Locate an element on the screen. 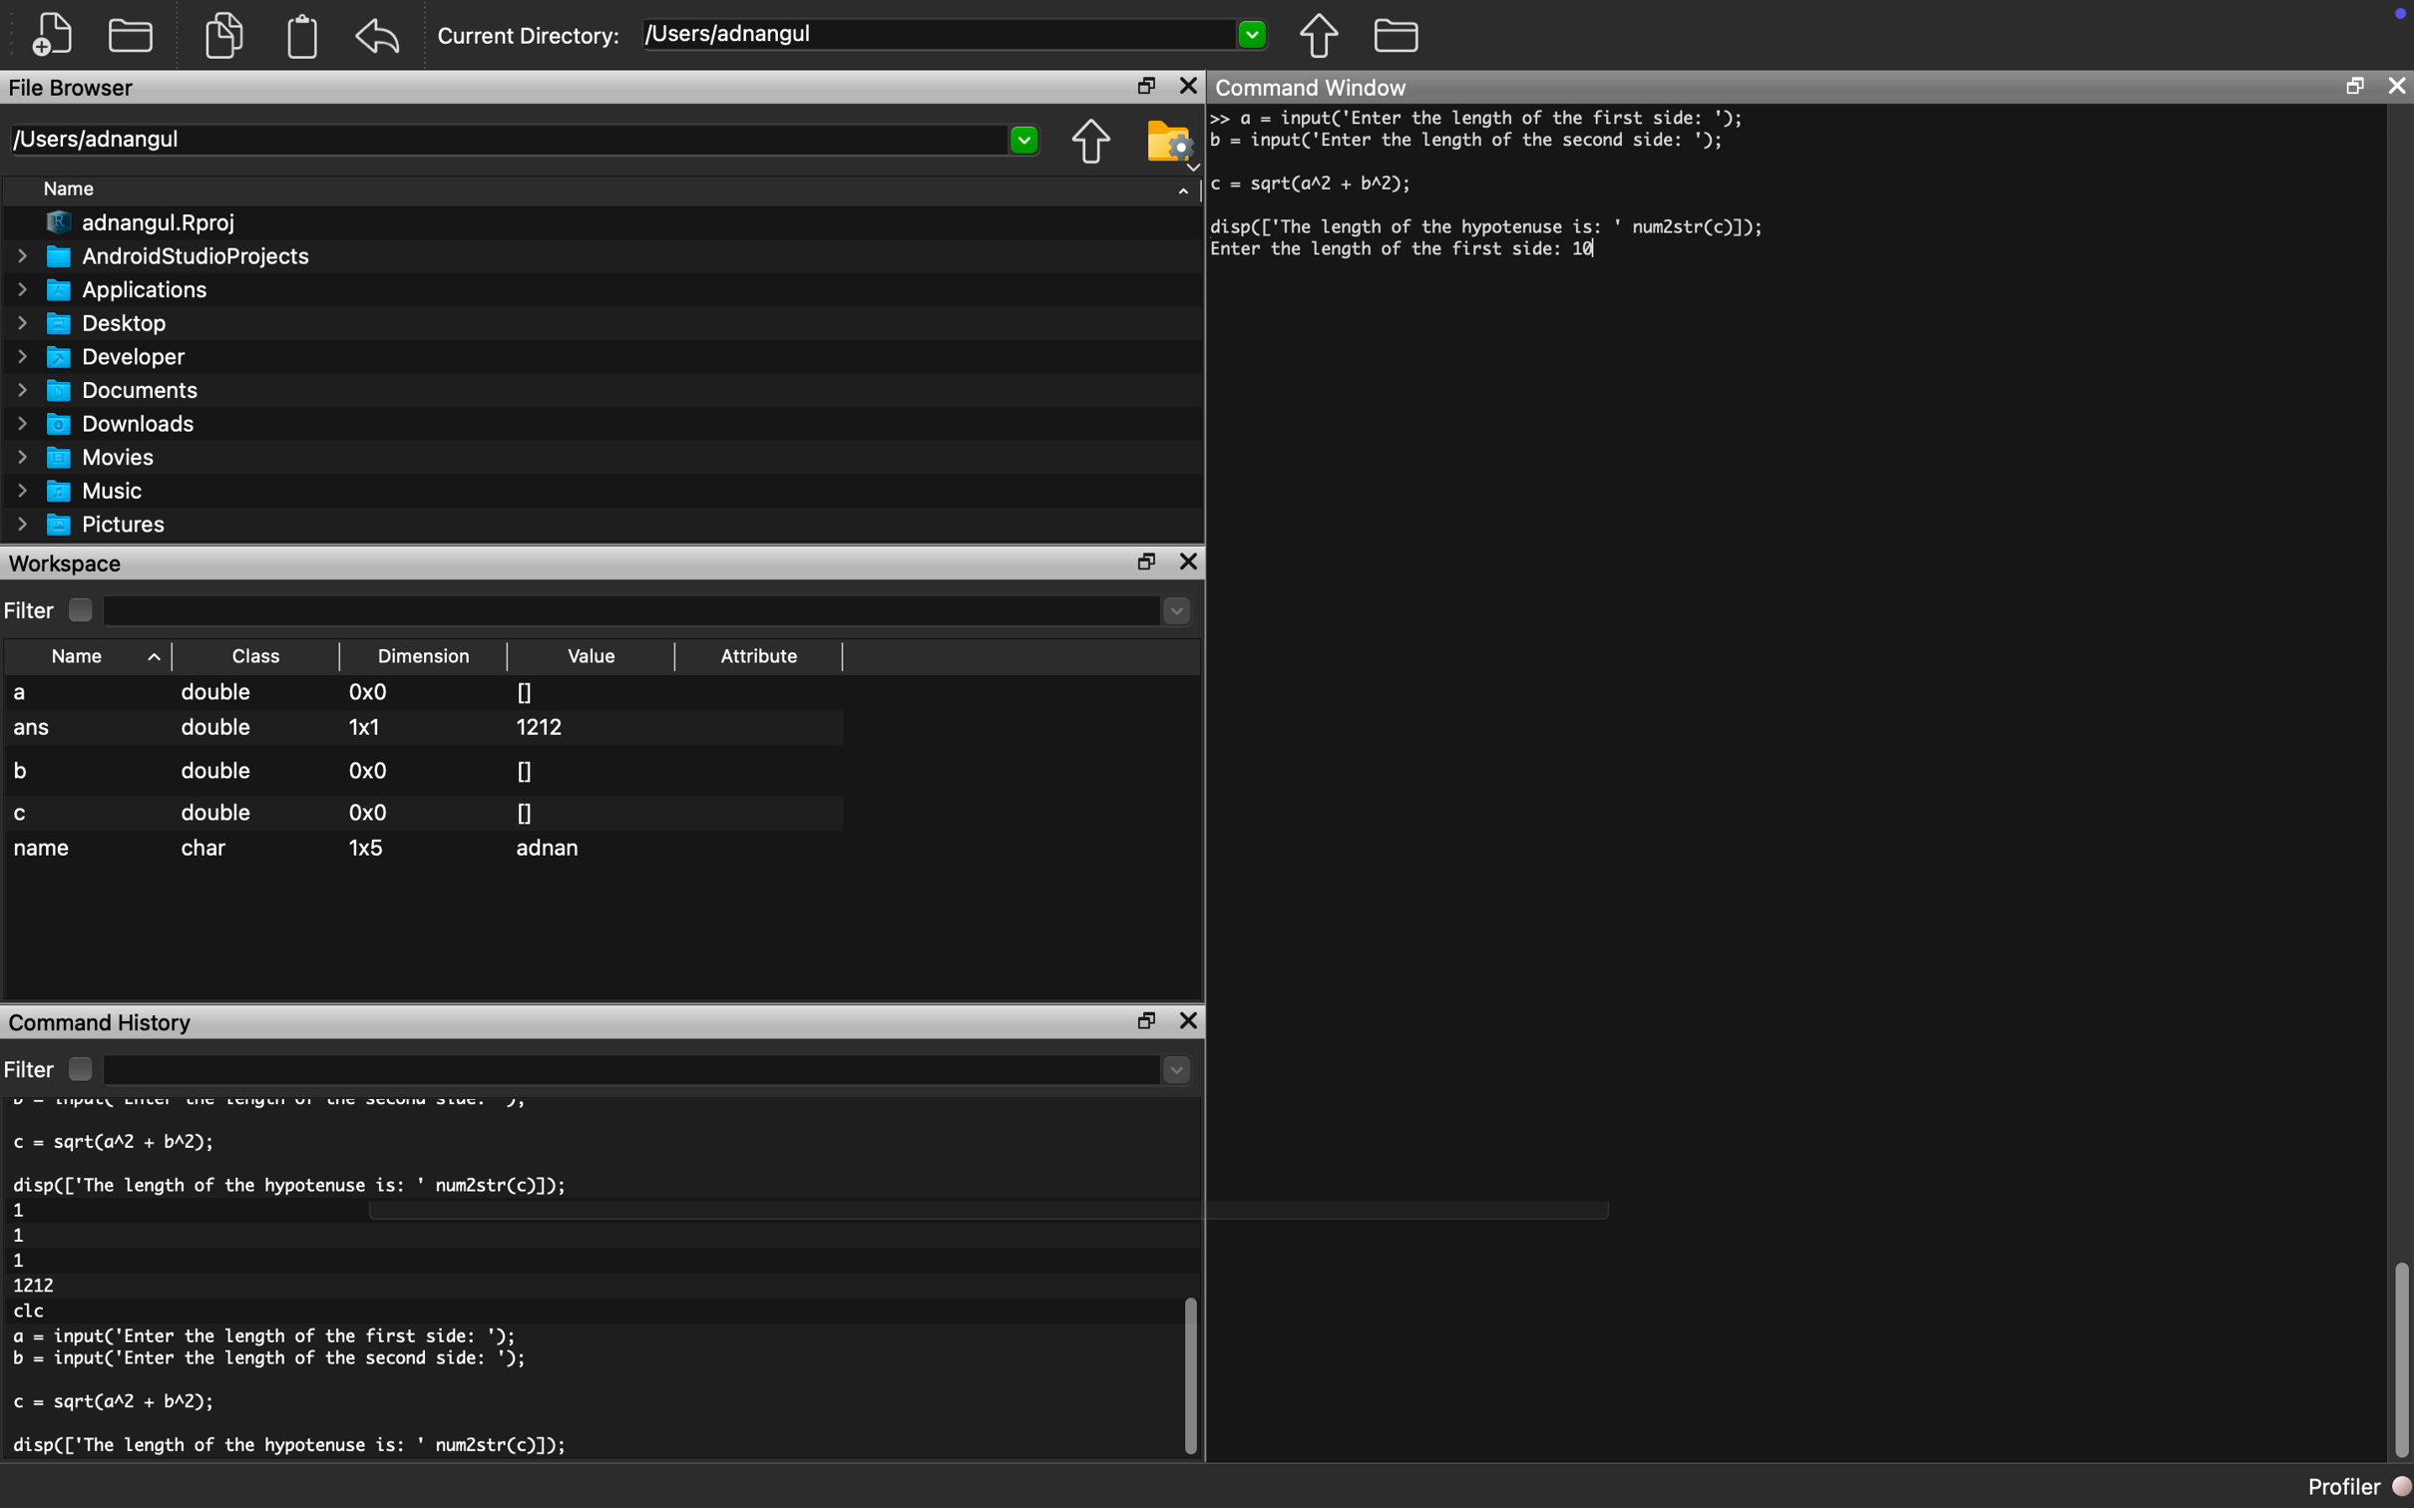 Image resolution: width=2414 pixels, height=1508 pixels. close is located at coordinates (1193, 563).